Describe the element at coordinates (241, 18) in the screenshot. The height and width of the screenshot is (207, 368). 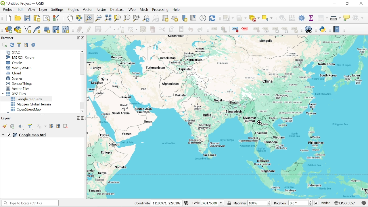
I see `Select features by value` at that location.